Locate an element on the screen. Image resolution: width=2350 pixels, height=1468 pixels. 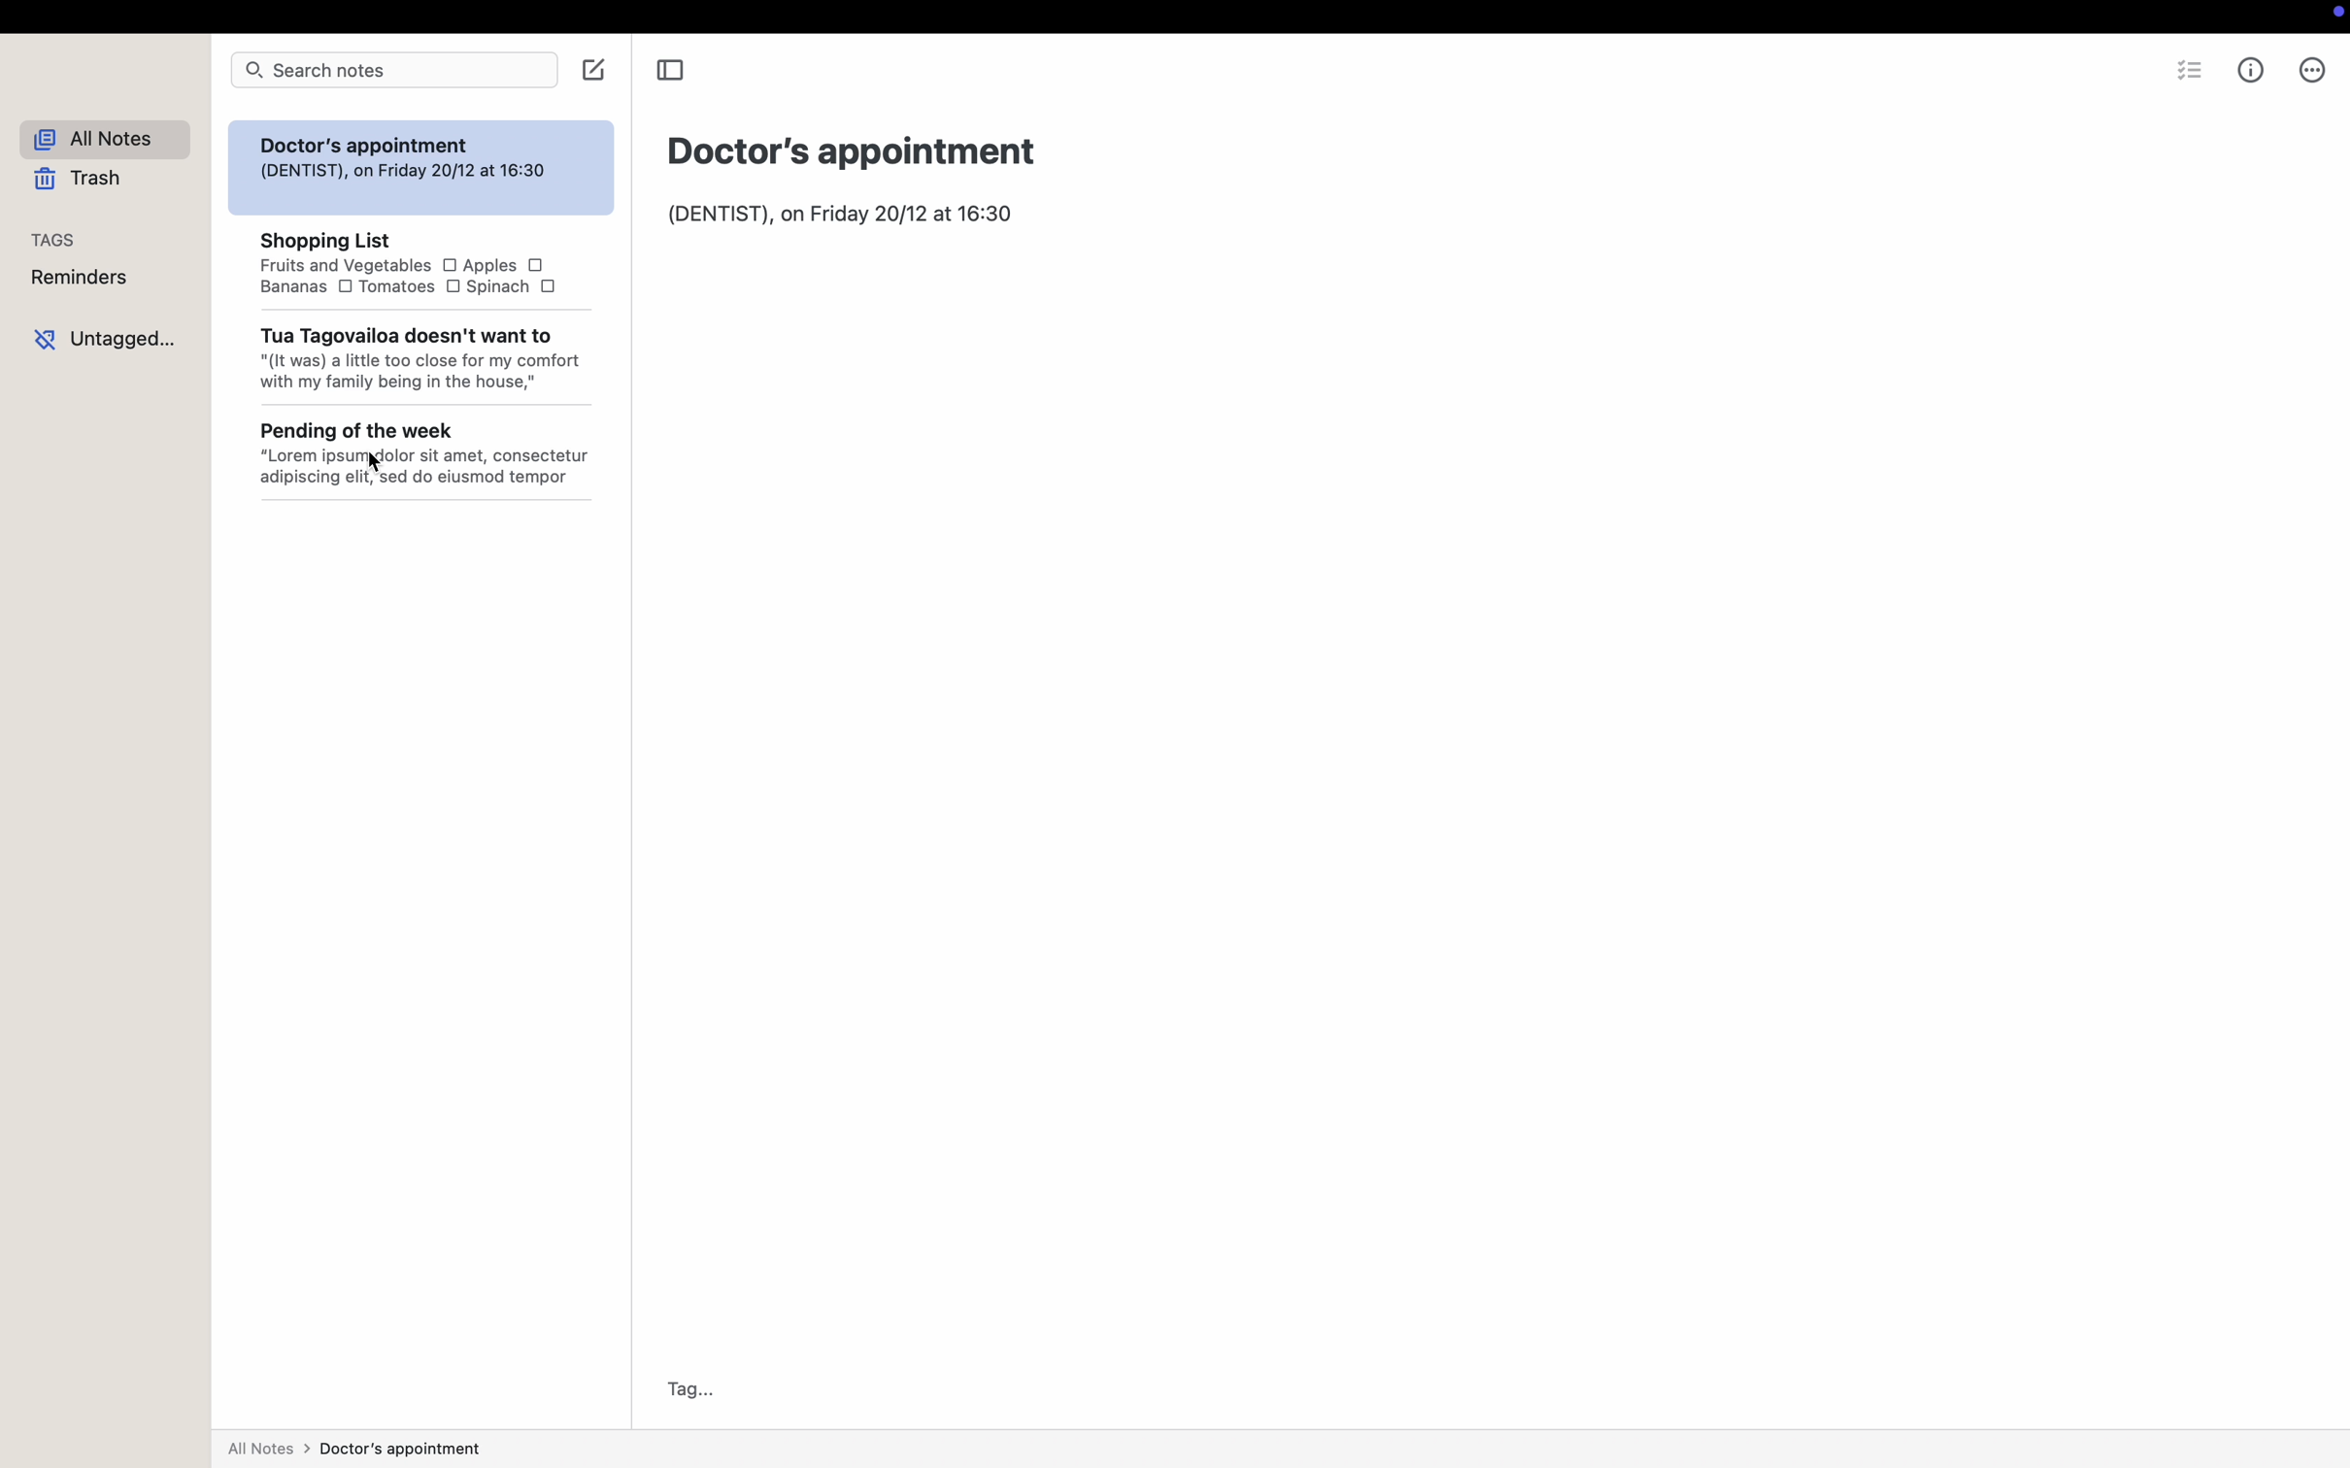
Doctor's appointment
(DENTIST), on Friday 20/12 at 16:30 is located at coordinates (424, 169).